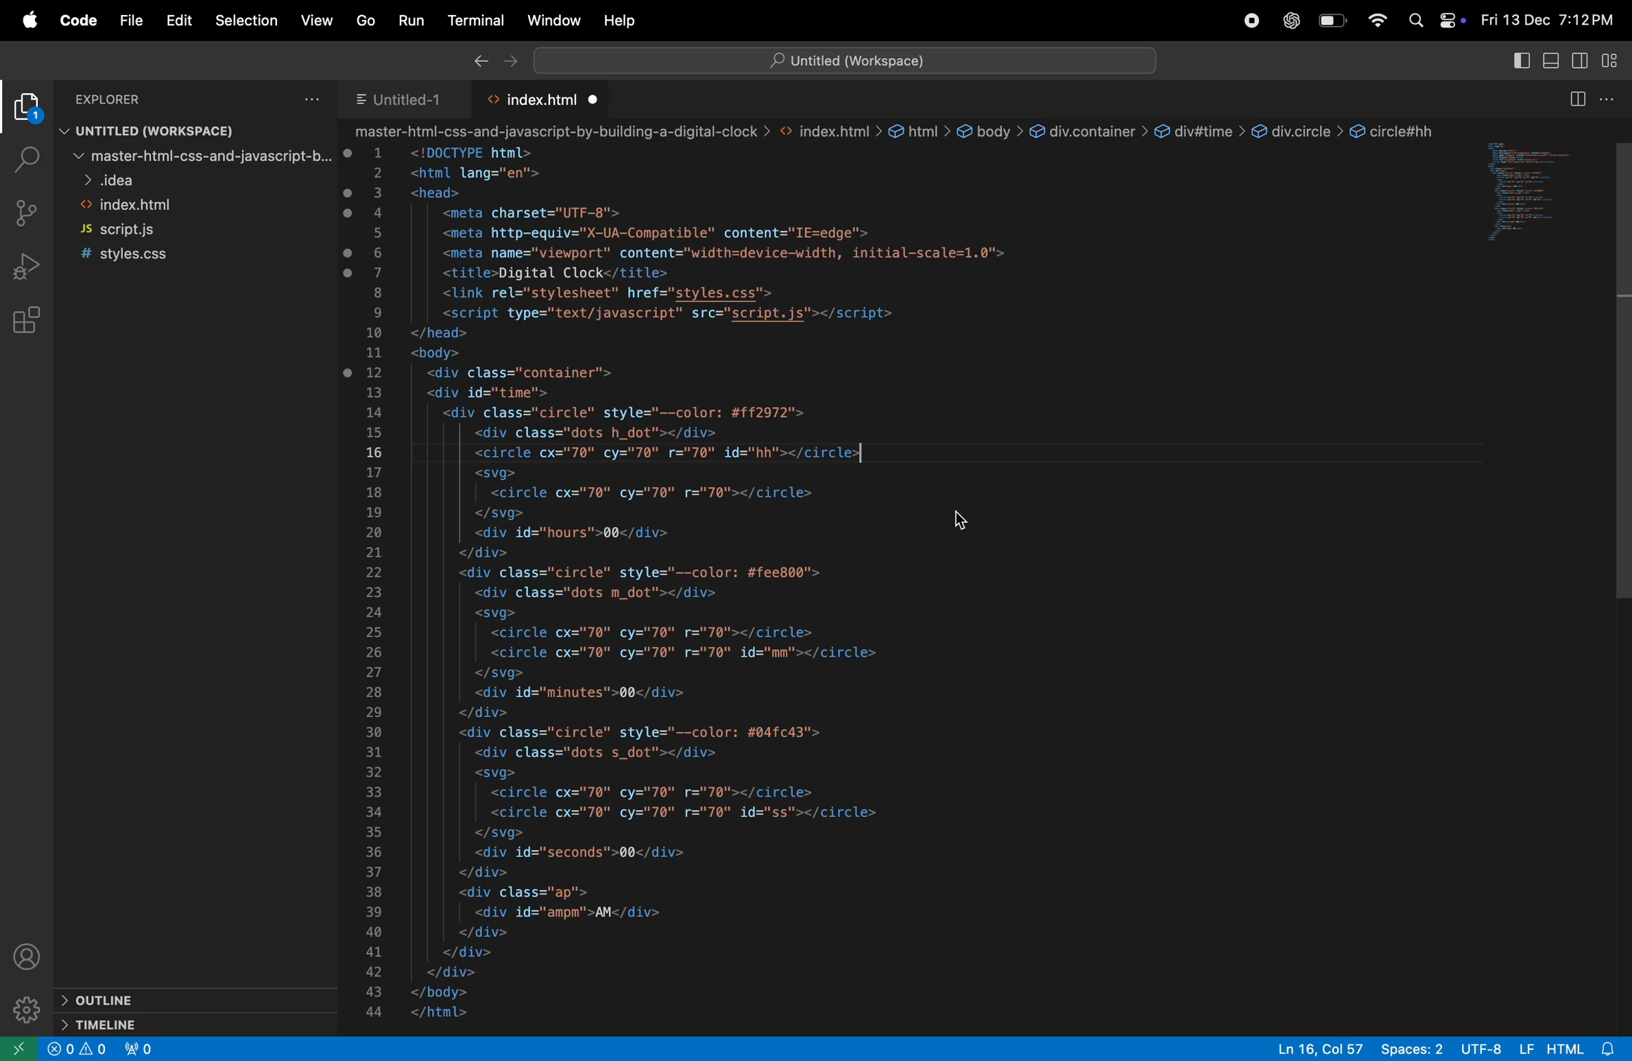  I want to click on RUN, so click(413, 19).